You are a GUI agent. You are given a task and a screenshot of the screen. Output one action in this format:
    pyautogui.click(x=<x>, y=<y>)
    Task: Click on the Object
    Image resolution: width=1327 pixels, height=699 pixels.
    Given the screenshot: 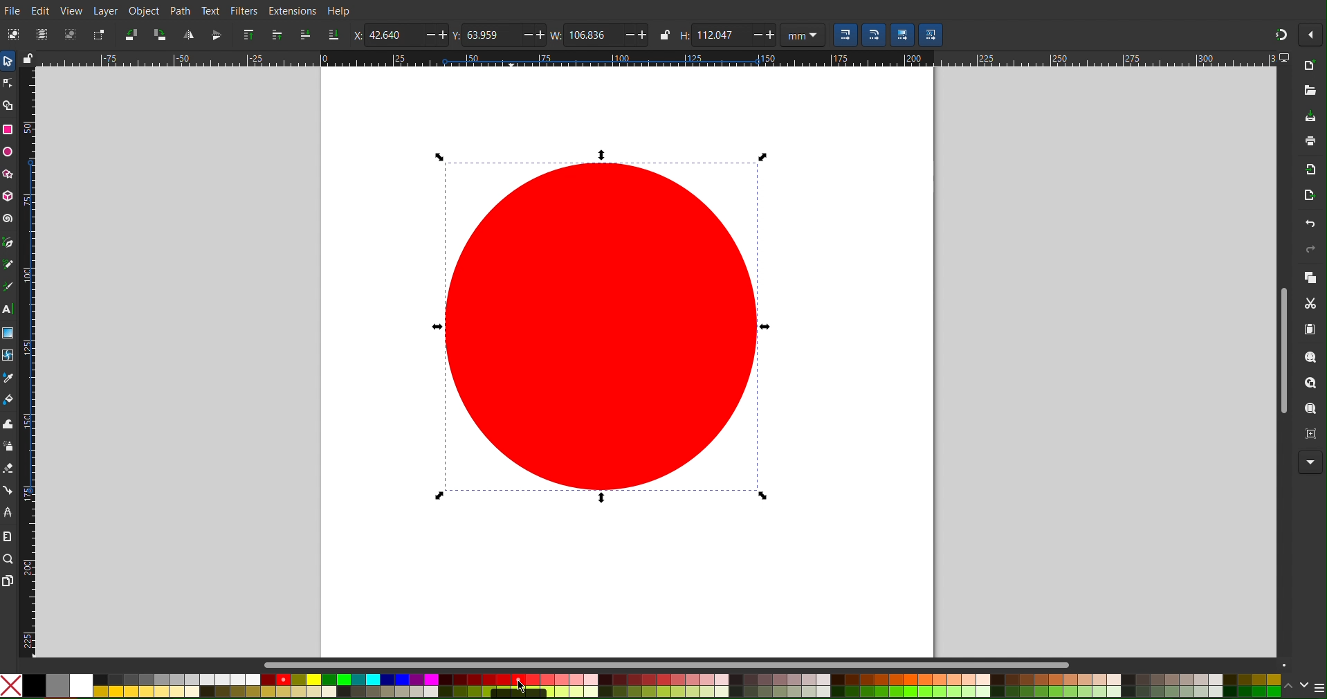 What is the action you would take?
    pyautogui.click(x=143, y=10)
    